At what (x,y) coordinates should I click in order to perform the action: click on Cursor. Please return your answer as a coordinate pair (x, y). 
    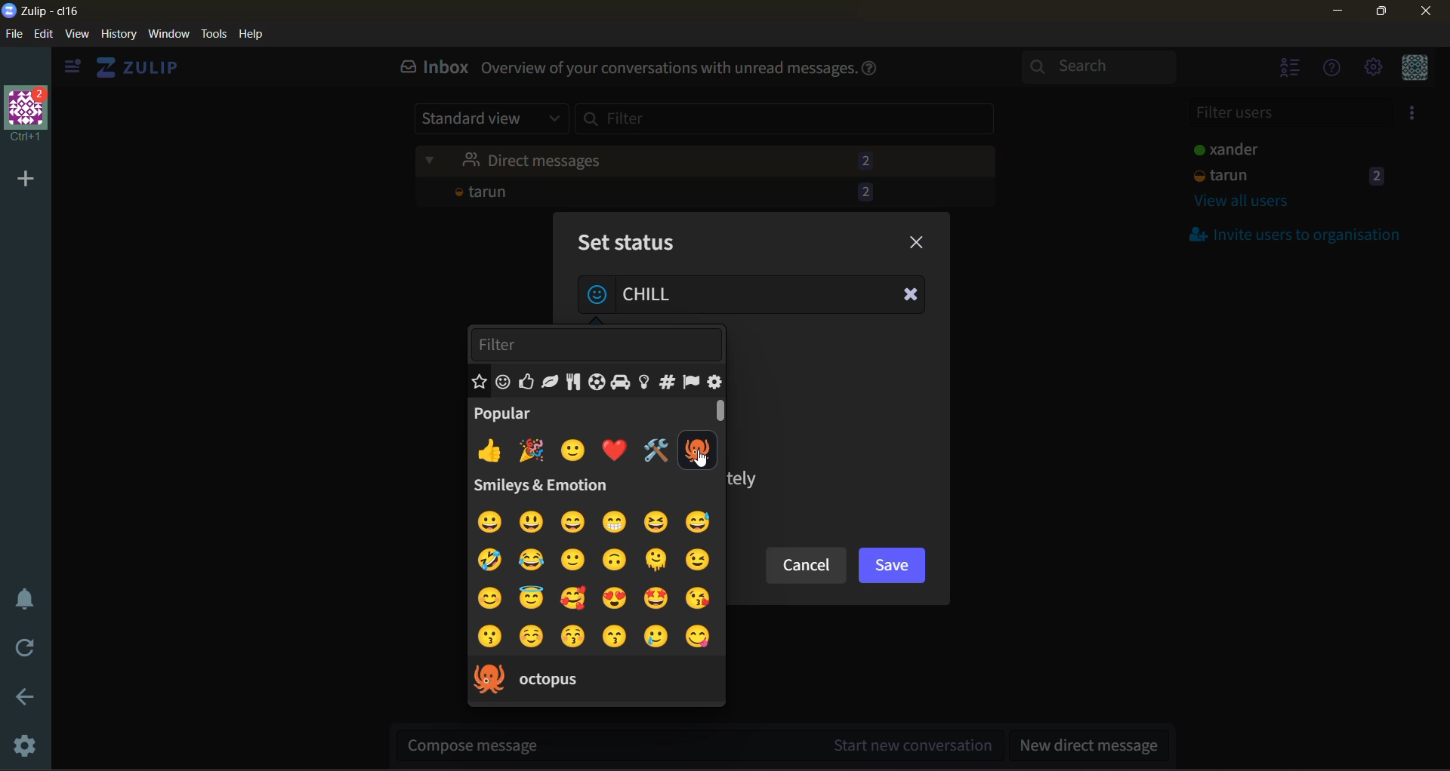
    Looking at the image, I should click on (705, 462).